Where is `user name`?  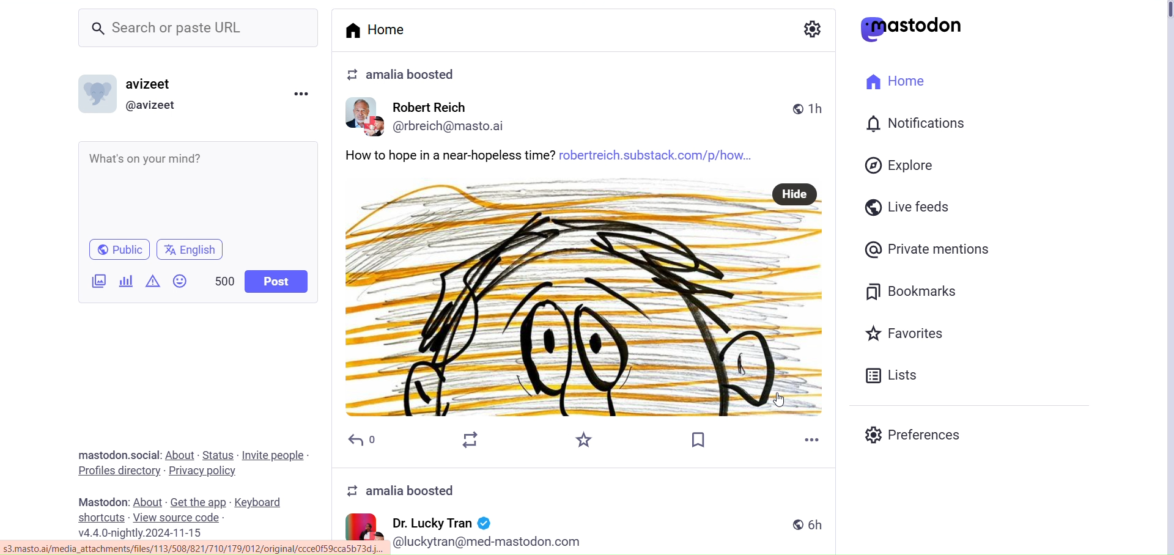
user name is located at coordinates (443, 107).